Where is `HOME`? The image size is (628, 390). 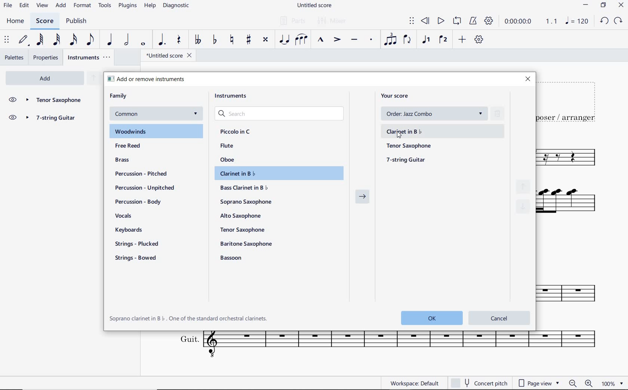
HOME is located at coordinates (16, 22).